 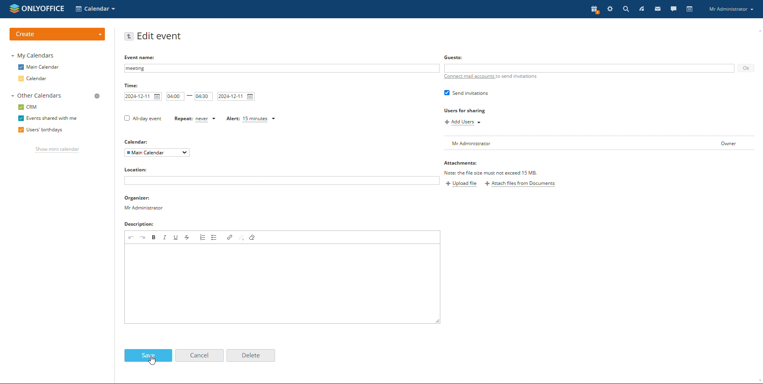 I want to click on present, so click(x=594, y=10).